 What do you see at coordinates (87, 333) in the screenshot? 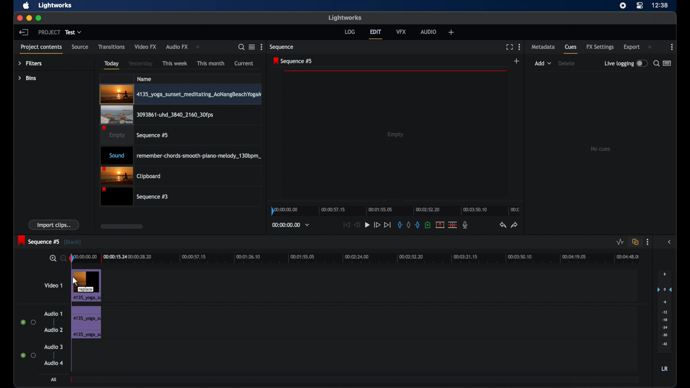
I see `audio clip` at bounding box center [87, 333].